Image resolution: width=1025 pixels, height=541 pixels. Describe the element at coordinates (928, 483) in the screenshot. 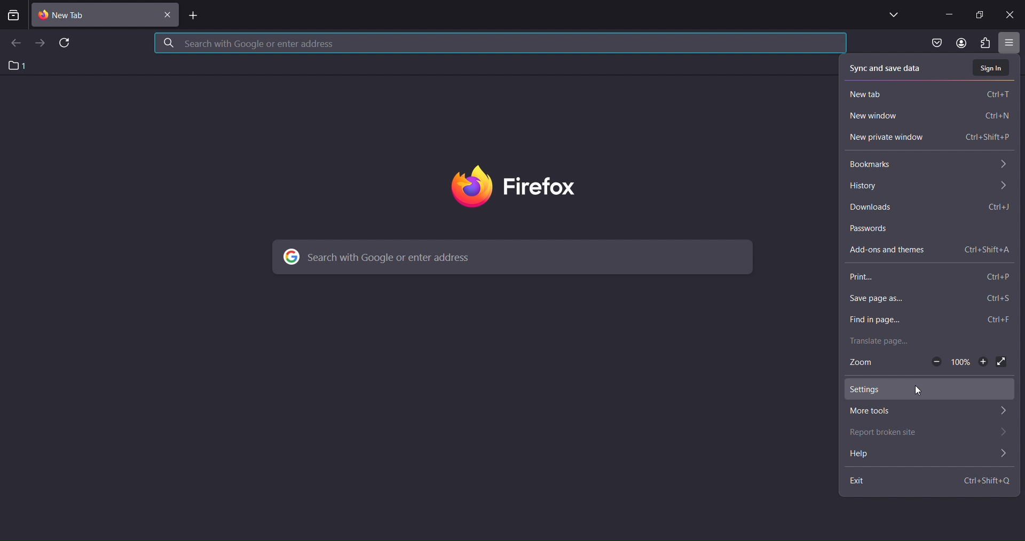

I see `exit` at that location.